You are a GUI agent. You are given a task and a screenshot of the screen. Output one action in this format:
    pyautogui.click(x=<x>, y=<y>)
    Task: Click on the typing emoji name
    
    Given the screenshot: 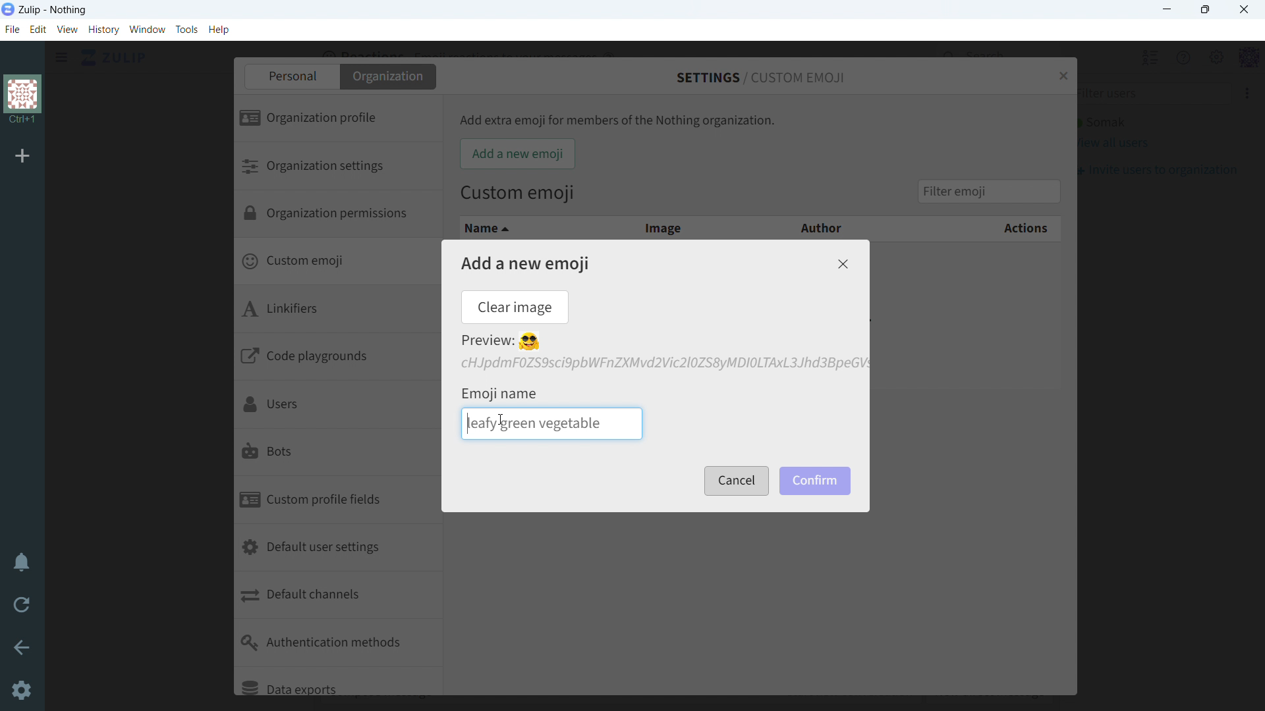 What is the action you would take?
    pyautogui.click(x=551, y=423)
    